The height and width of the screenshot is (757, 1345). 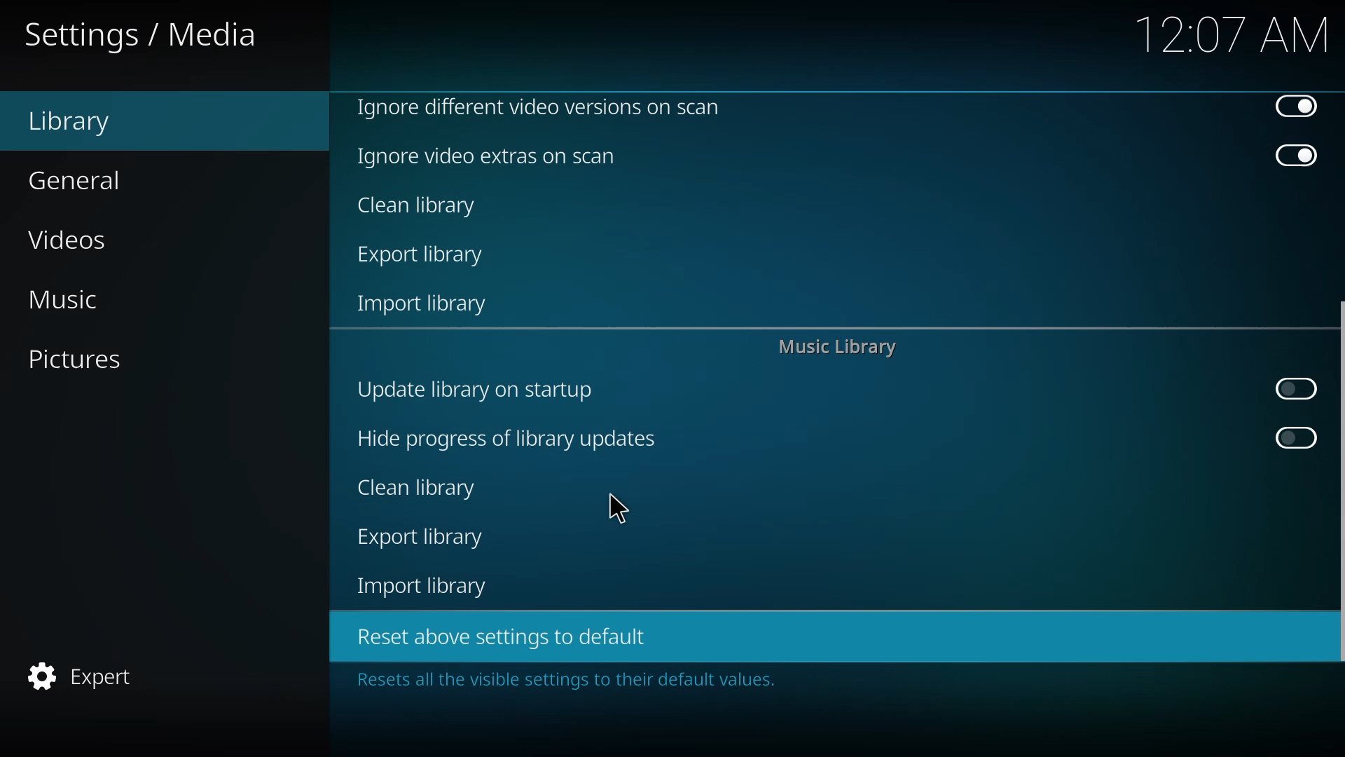 What do you see at coordinates (69, 123) in the screenshot?
I see `library` at bounding box center [69, 123].